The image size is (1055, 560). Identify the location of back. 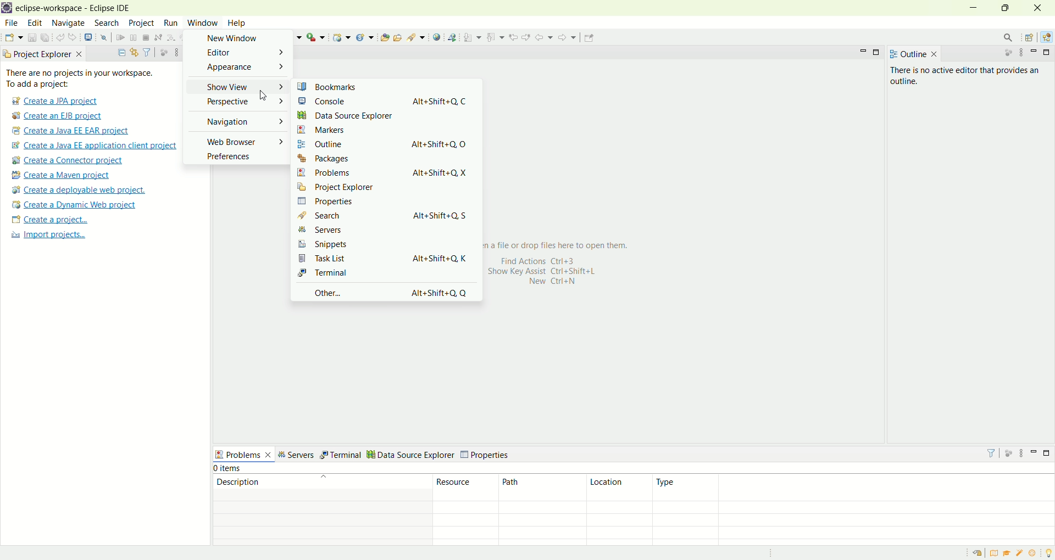
(545, 37).